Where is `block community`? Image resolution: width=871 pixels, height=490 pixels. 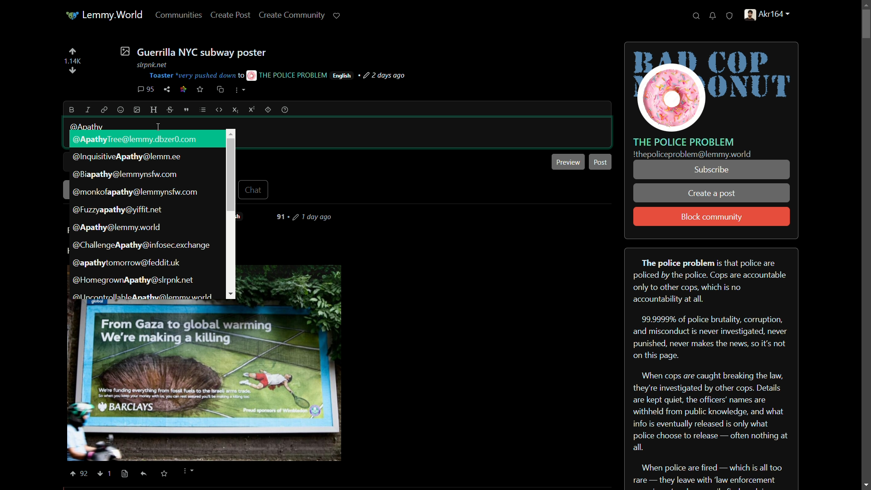 block community is located at coordinates (712, 217).